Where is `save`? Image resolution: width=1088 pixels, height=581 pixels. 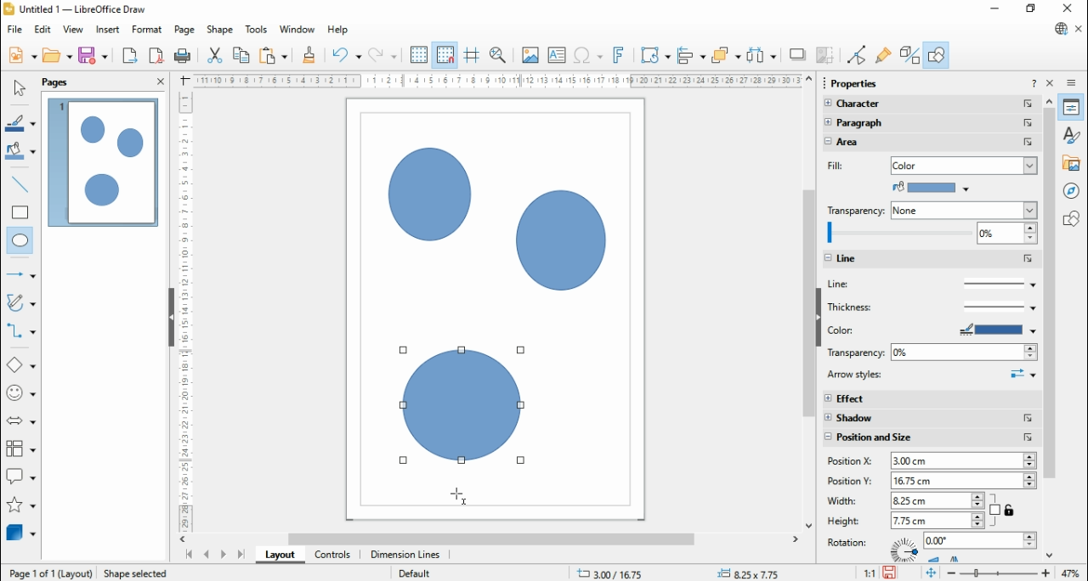 save is located at coordinates (93, 55).